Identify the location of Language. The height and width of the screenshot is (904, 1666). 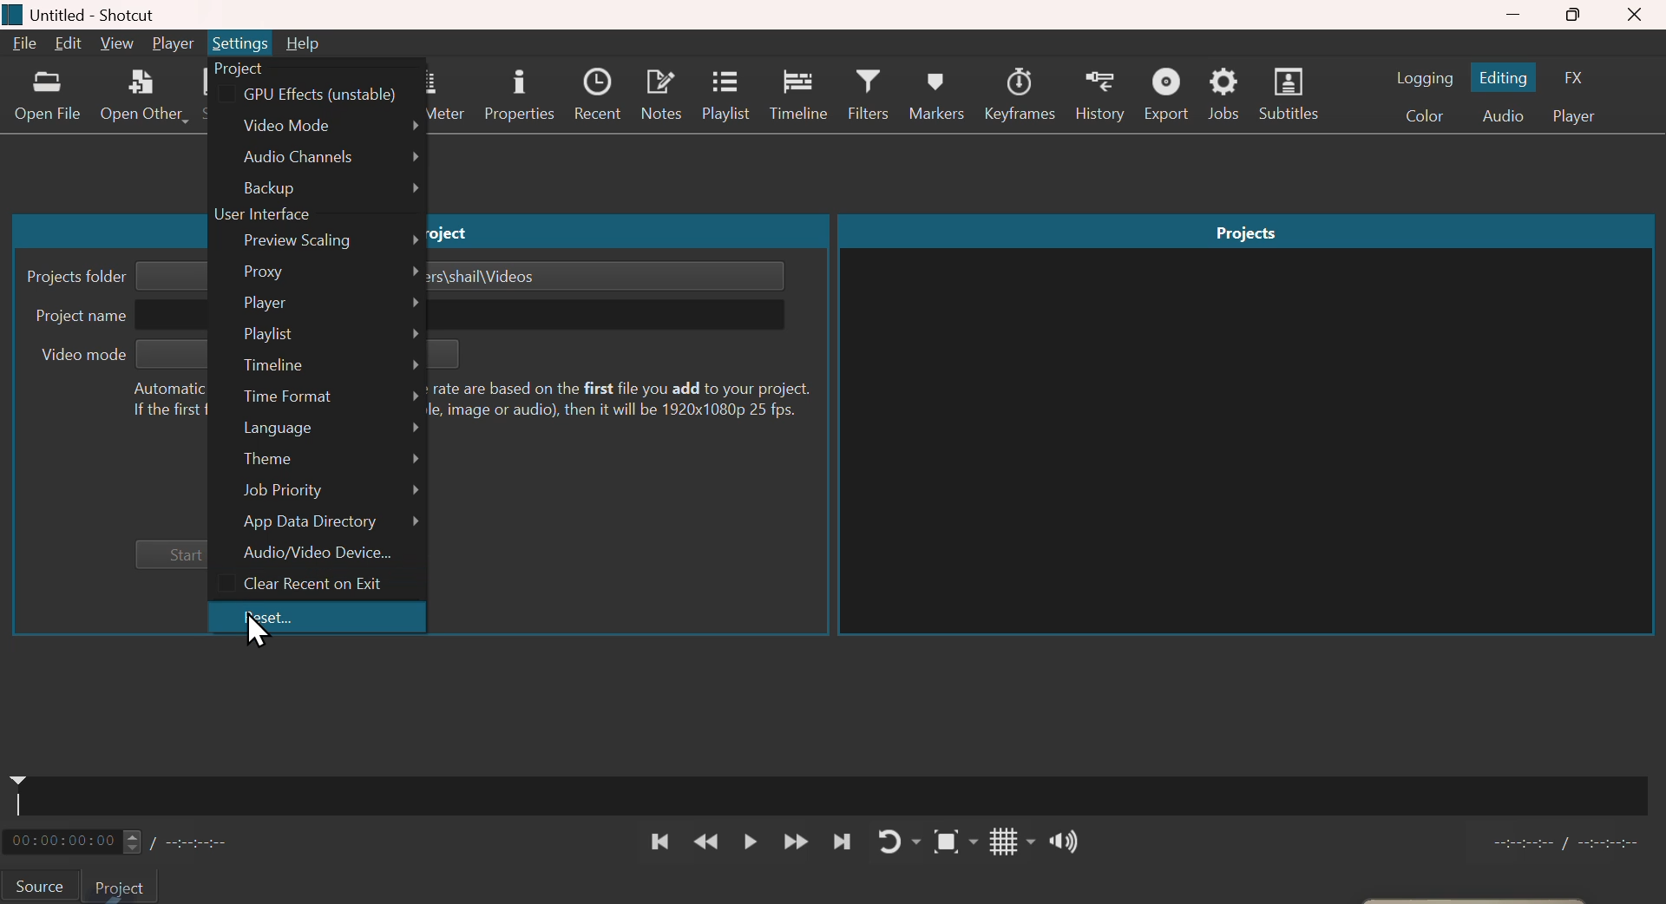
(316, 430).